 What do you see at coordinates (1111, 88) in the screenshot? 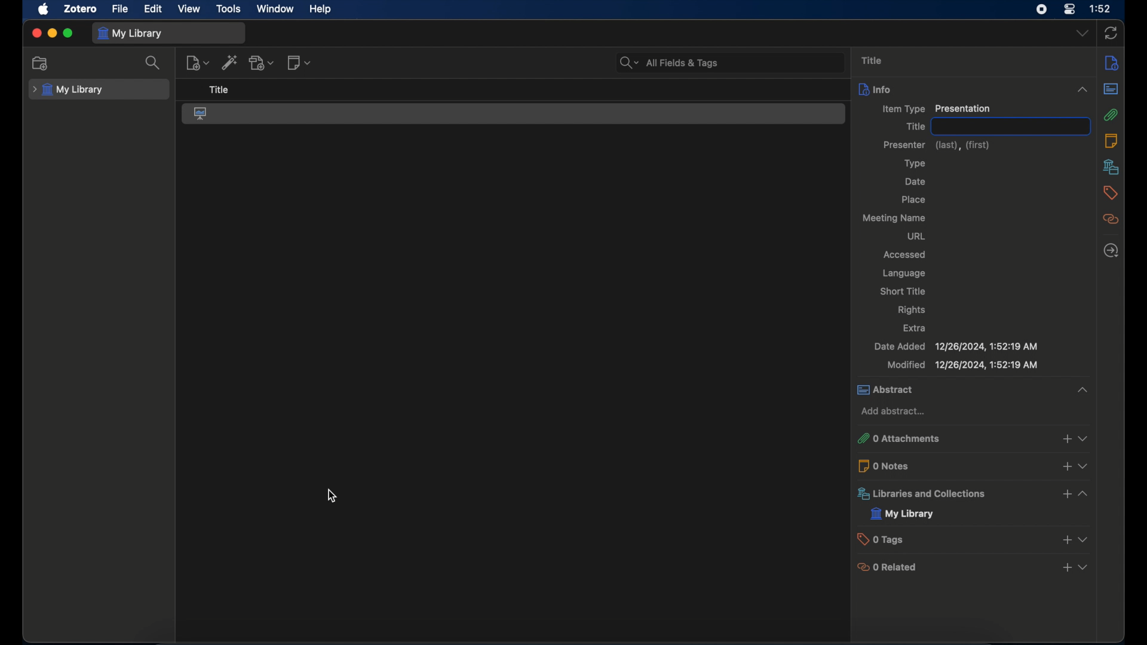
I see `abstract` at bounding box center [1111, 88].